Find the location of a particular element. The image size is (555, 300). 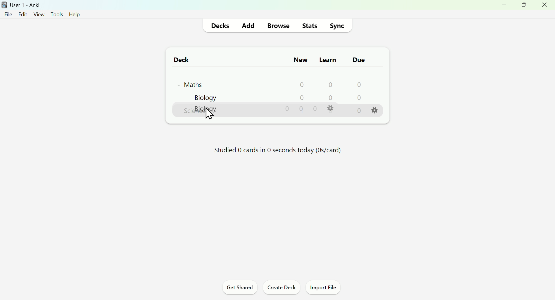

0 is located at coordinates (287, 111).